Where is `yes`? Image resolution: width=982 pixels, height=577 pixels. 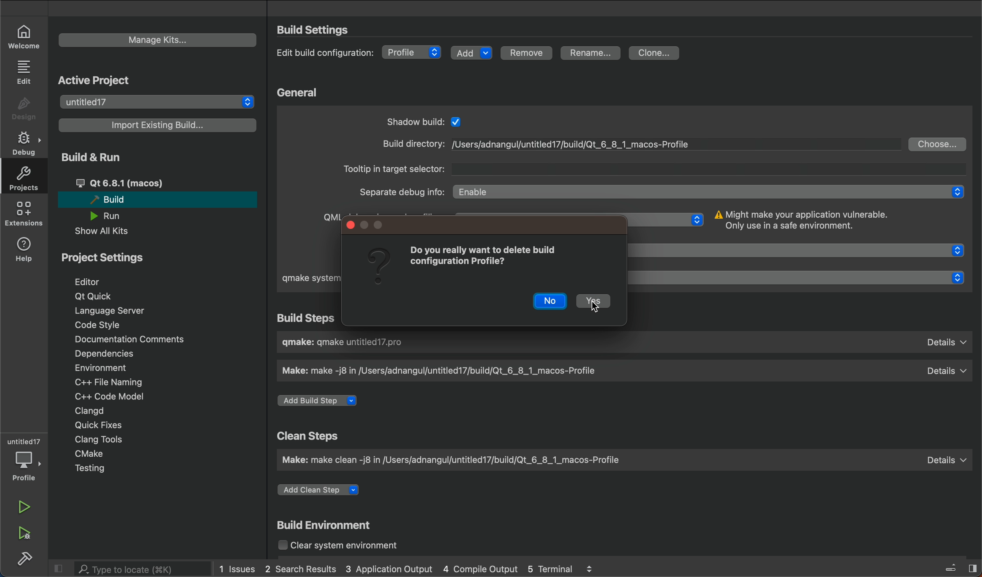 yes is located at coordinates (596, 302).